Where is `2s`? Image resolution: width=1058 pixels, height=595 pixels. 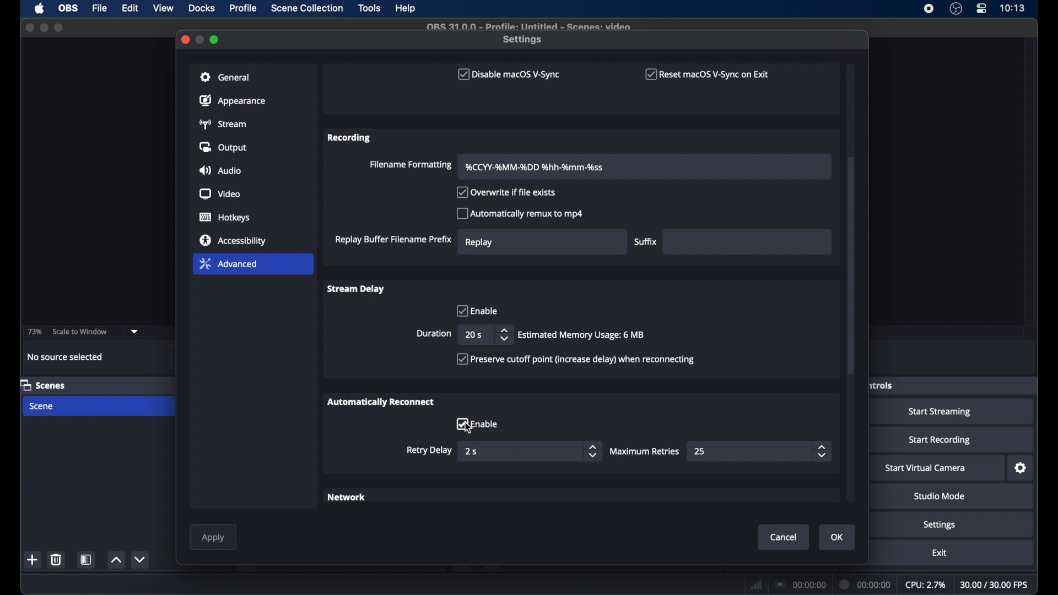 2s is located at coordinates (472, 451).